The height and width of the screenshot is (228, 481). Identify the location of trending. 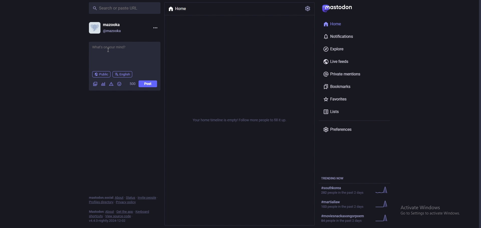
(355, 190).